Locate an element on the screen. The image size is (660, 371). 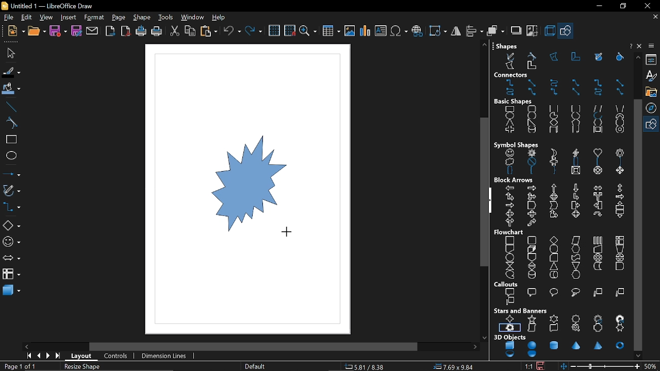
align is located at coordinates (473, 31).